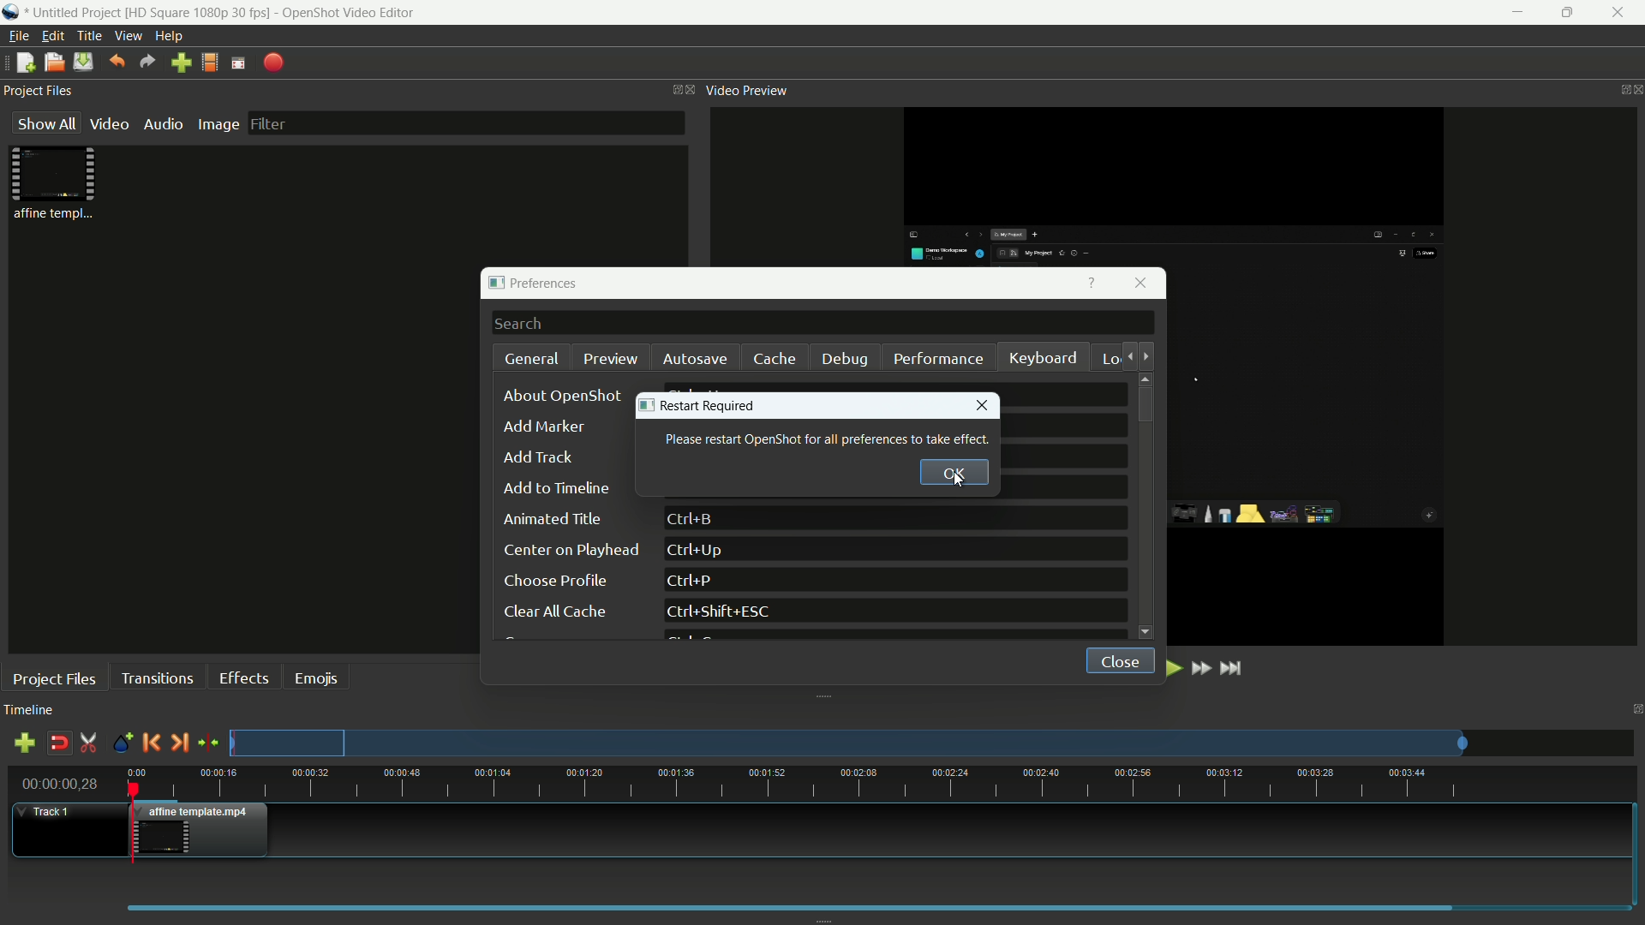 Image resolution: width=1645 pixels, height=925 pixels. I want to click on center on playhead, so click(569, 550).